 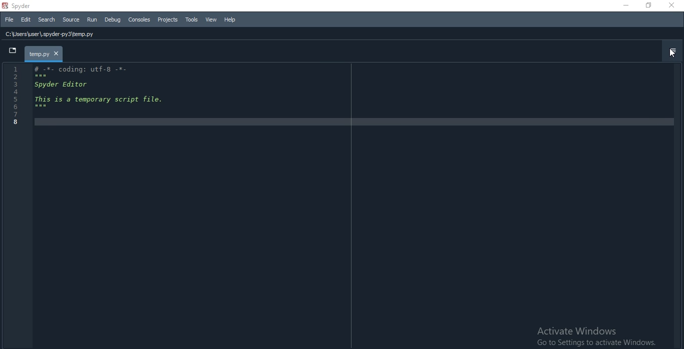 I want to click on tab, so click(x=45, y=54).